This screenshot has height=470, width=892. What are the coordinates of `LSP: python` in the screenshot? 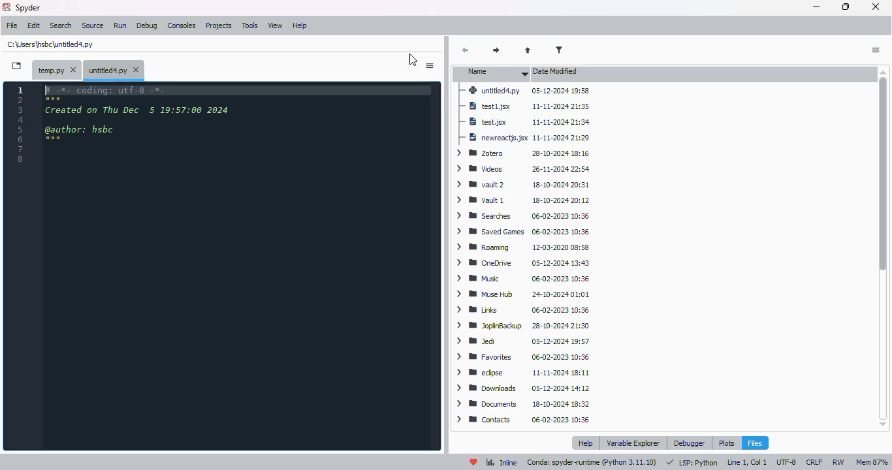 It's located at (692, 463).